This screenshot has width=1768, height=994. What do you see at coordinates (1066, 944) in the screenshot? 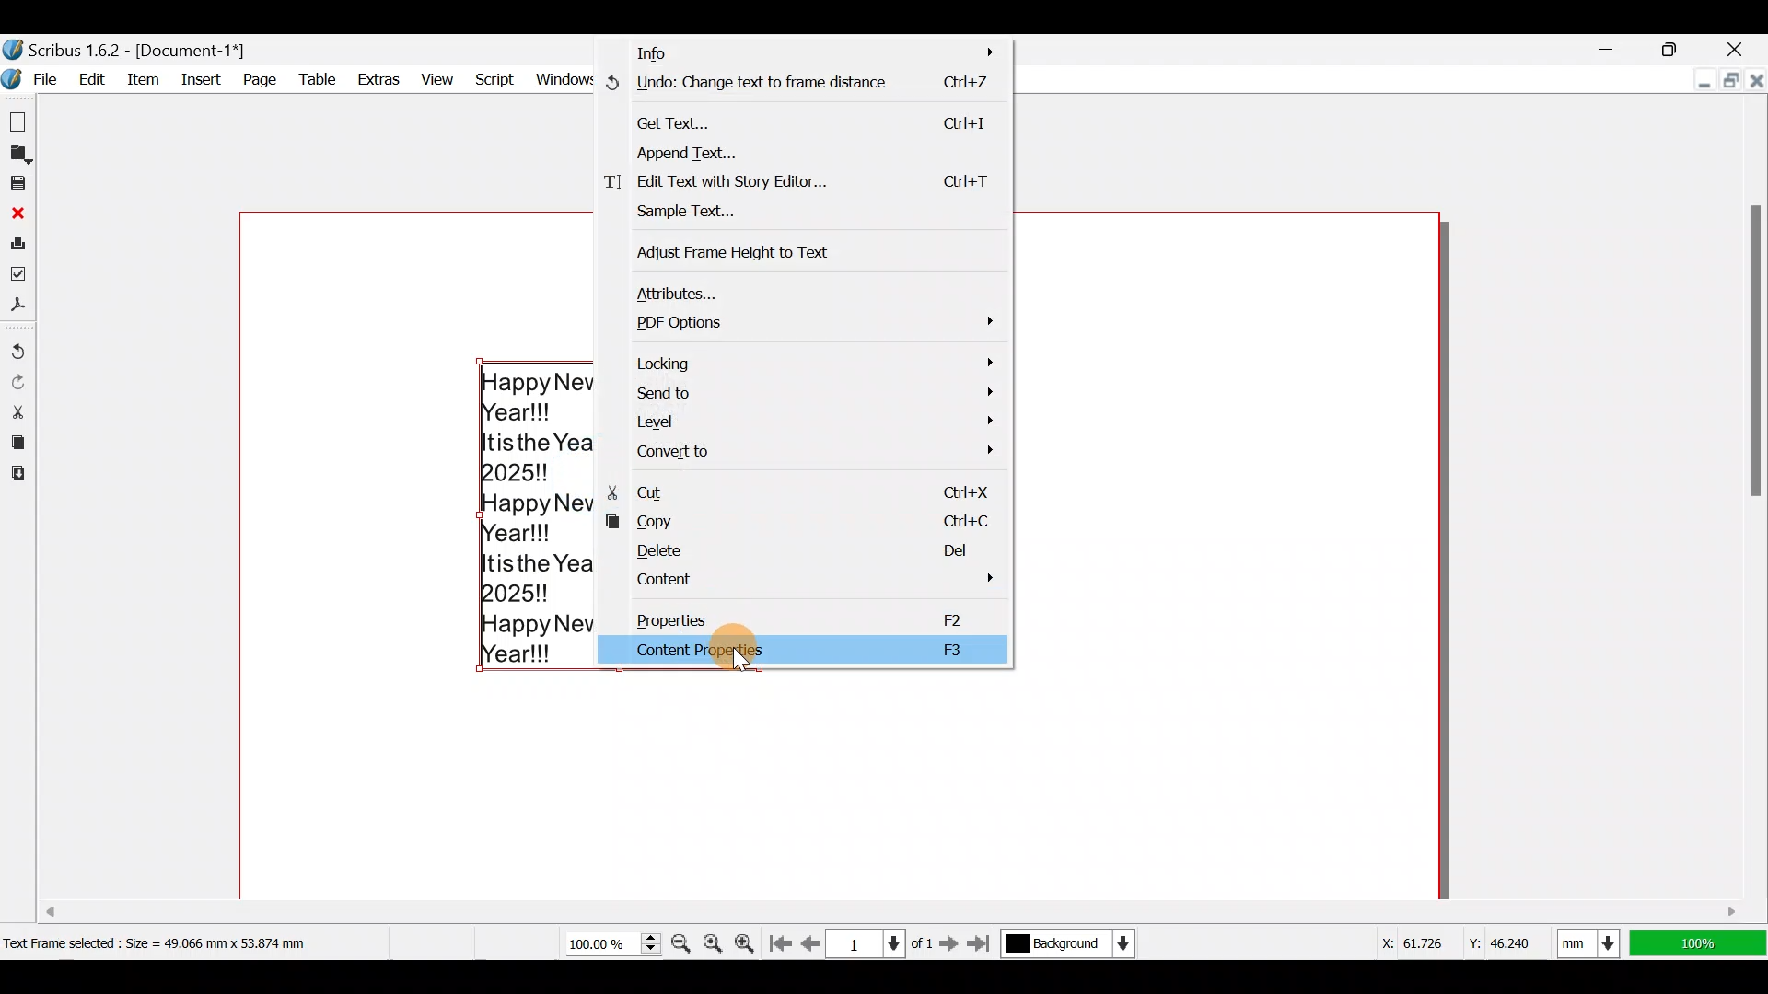
I see `Select current layer` at bounding box center [1066, 944].